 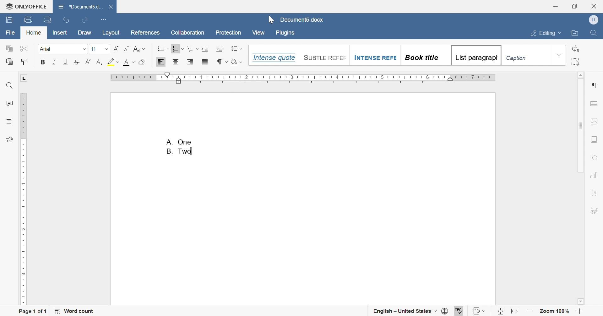 What do you see at coordinates (89, 61) in the screenshot?
I see `superscript` at bounding box center [89, 61].